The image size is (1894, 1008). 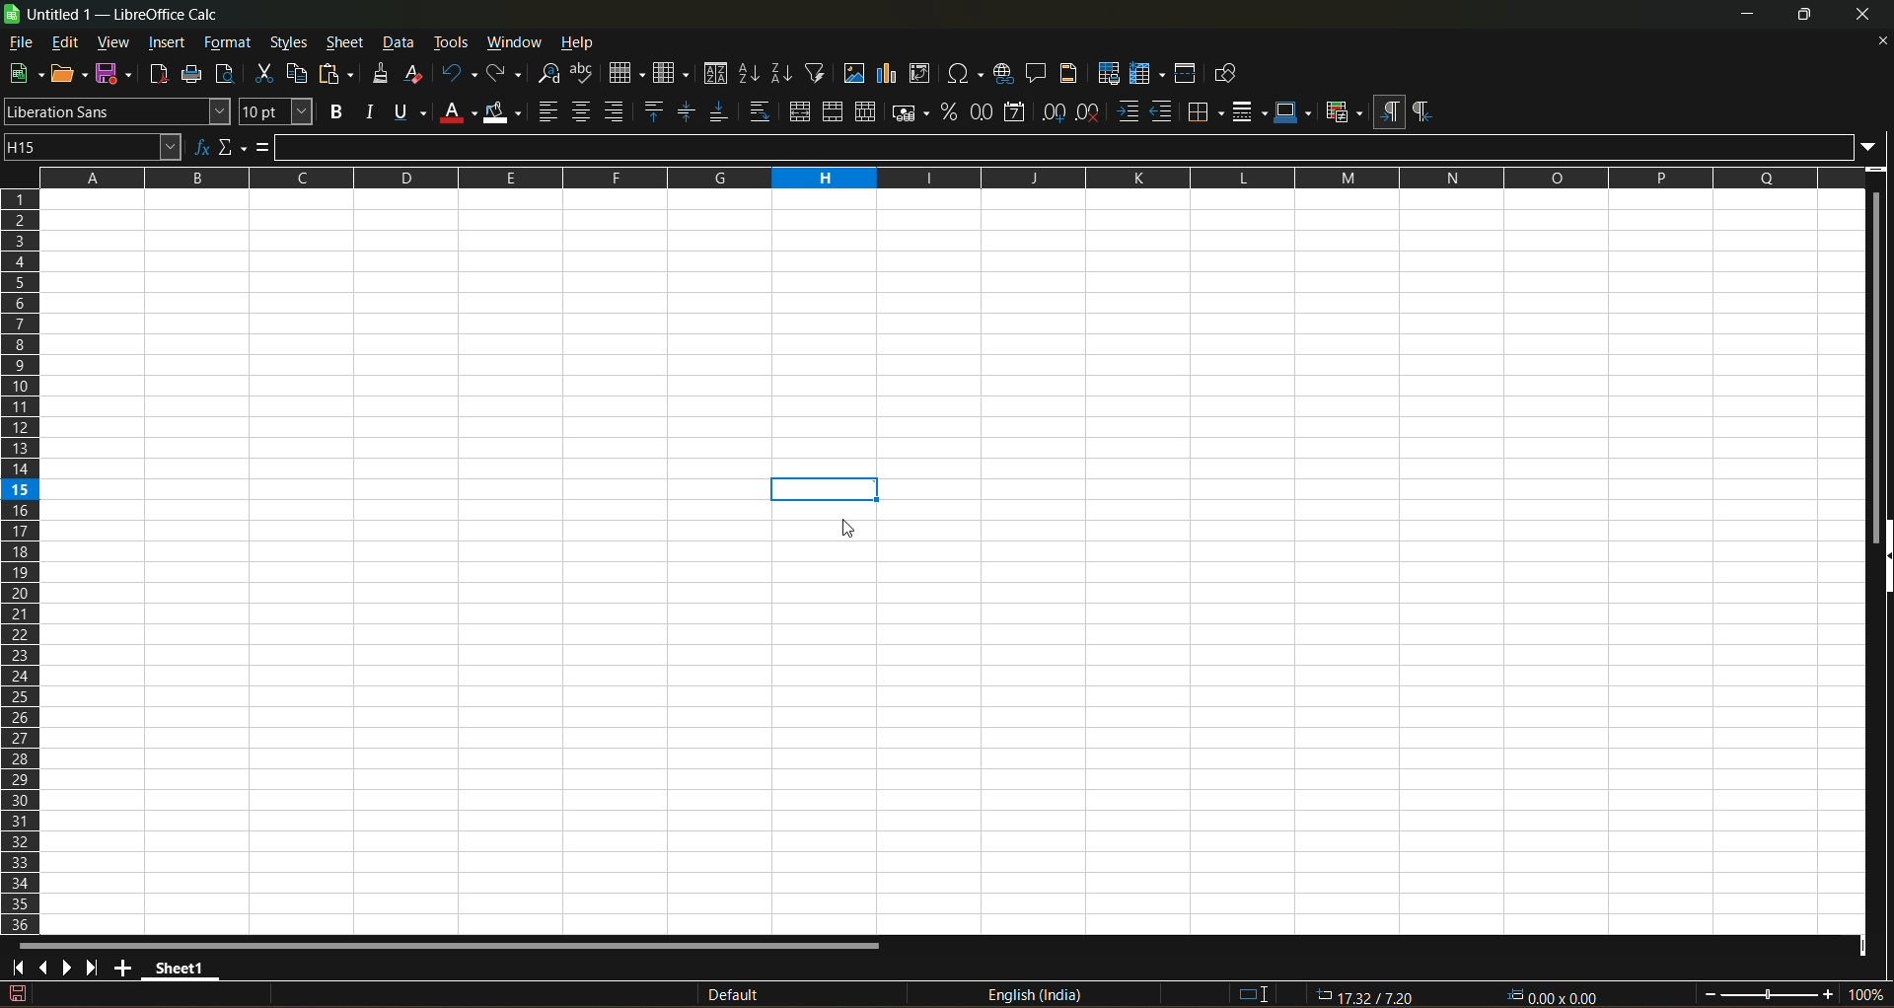 I want to click on unmerge cells, so click(x=865, y=110).